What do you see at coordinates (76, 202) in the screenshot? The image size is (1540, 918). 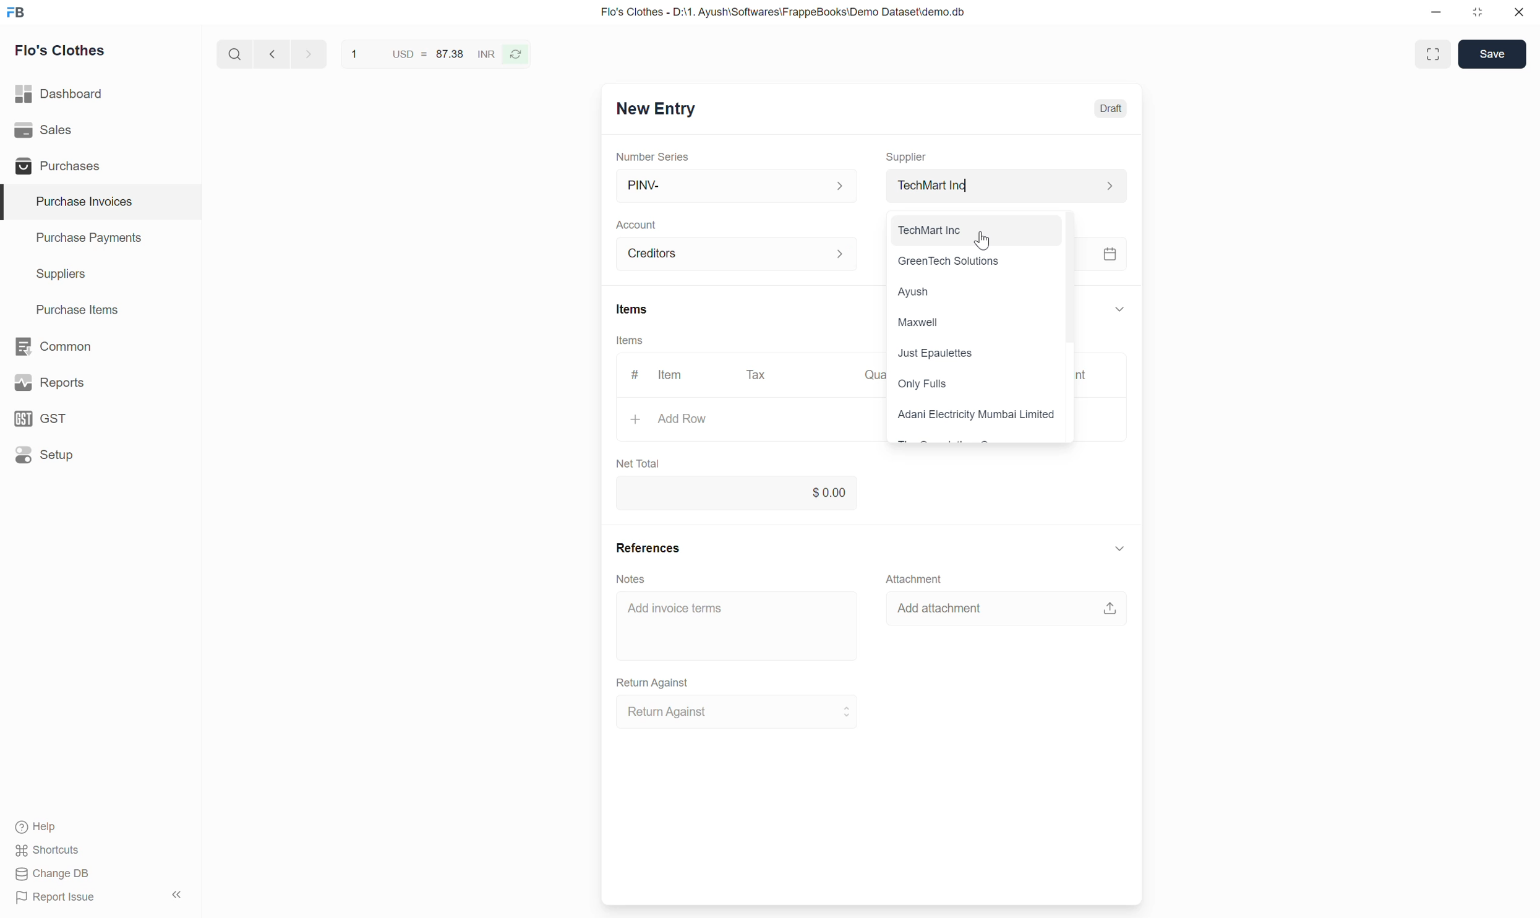 I see `Purchase Invoices` at bounding box center [76, 202].